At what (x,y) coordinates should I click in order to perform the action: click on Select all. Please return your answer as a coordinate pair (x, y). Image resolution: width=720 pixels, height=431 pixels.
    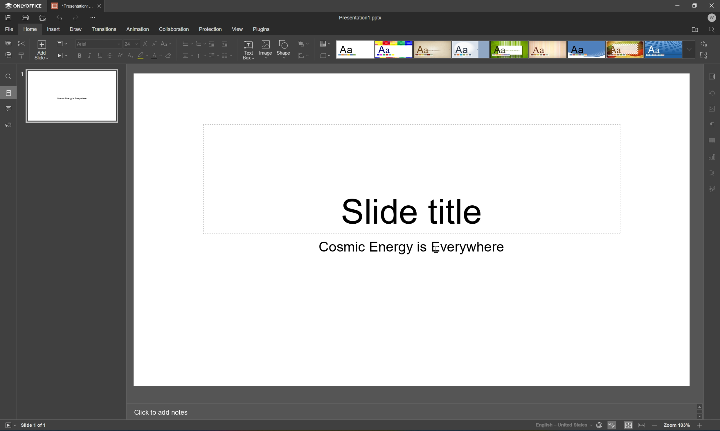
    Looking at the image, I should click on (704, 55).